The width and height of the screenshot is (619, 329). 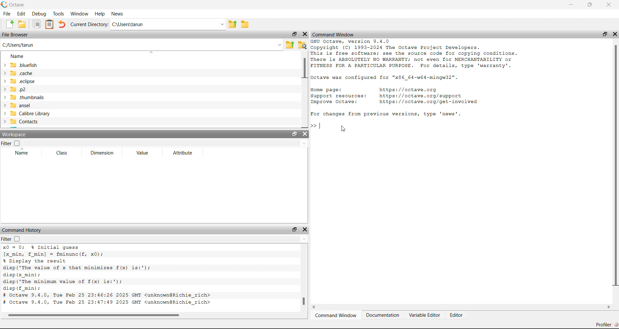 What do you see at coordinates (19, 73) in the screenshot?
I see `> _cache` at bounding box center [19, 73].